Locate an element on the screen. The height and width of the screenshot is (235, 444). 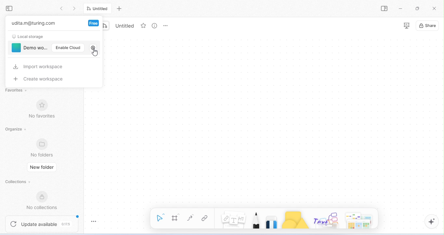
frame is located at coordinates (176, 218).